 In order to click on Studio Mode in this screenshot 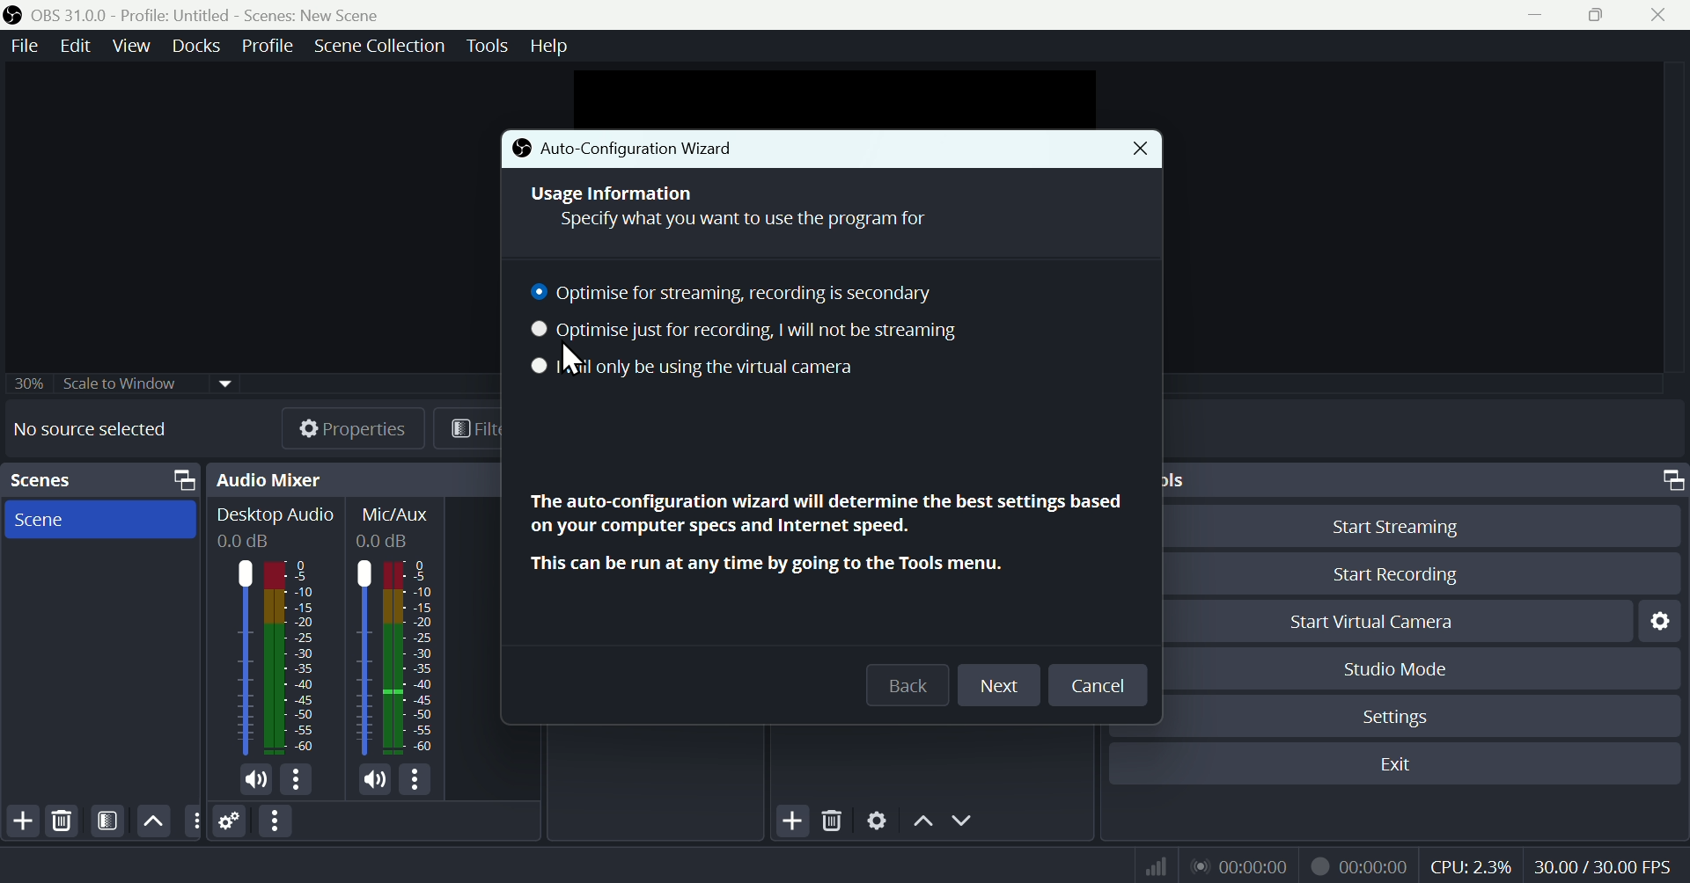, I will do `click(1425, 668)`.